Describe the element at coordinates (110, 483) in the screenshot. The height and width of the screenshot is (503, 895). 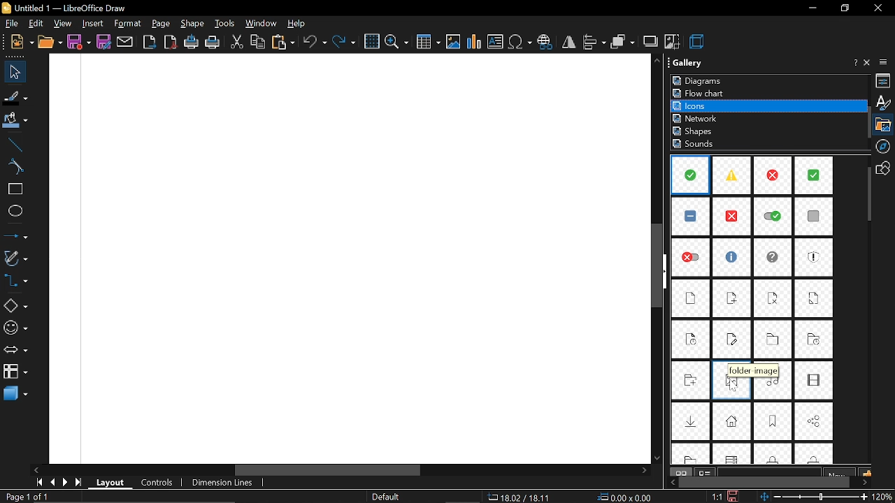
I see `layout` at that location.